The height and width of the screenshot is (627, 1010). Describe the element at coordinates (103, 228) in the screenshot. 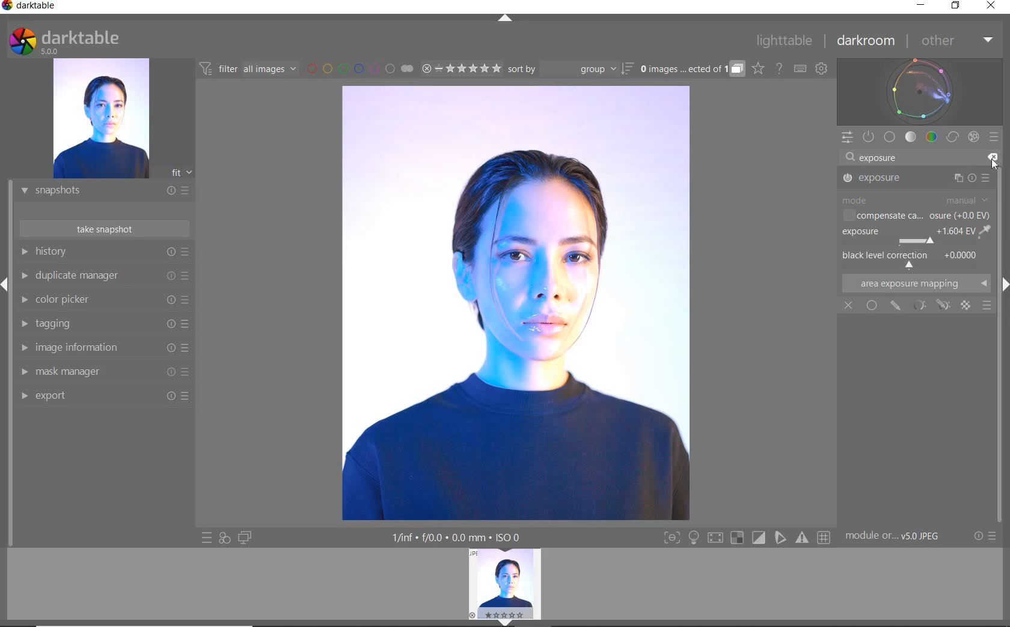

I see `TAKE SNAPSHOT` at that location.